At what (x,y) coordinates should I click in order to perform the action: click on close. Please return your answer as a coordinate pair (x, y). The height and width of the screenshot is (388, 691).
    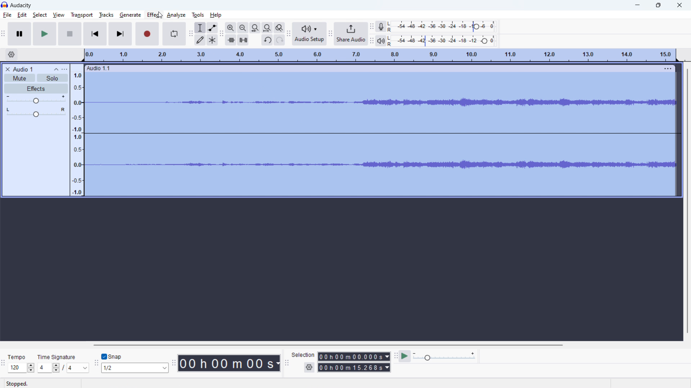
    Looking at the image, I should click on (680, 5).